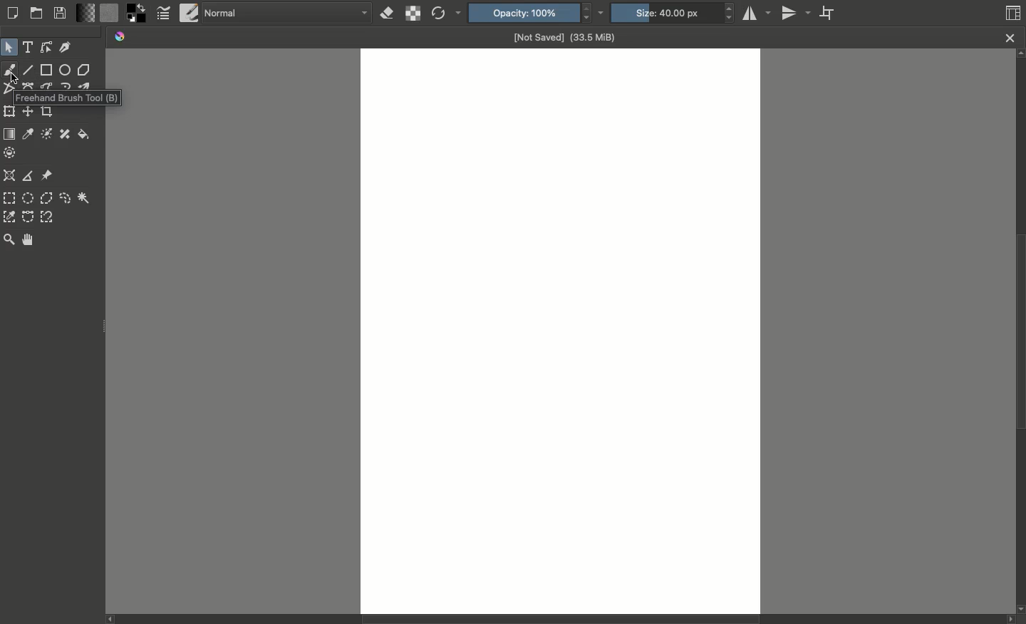 Image resolution: width=1026 pixels, height=624 pixels. Describe the element at coordinates (1020, 608) in the screenshot. I see `scroll down` at that location.